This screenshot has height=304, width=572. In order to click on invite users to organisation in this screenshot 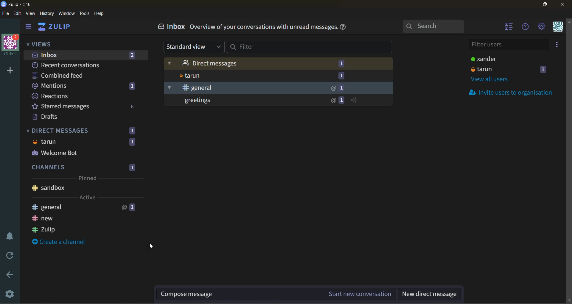, I will do `click(556, 46)`.